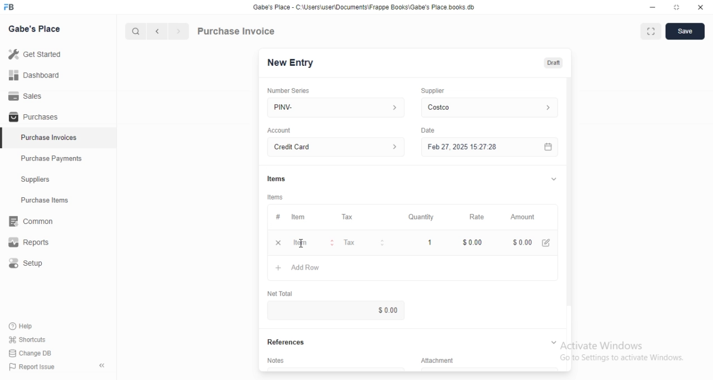 The height and width of the screenshot is (380, 713). What do you see at coordinates (554, 179) in the screenshot?
I see `Collapse` at bounding box center [554, 179].